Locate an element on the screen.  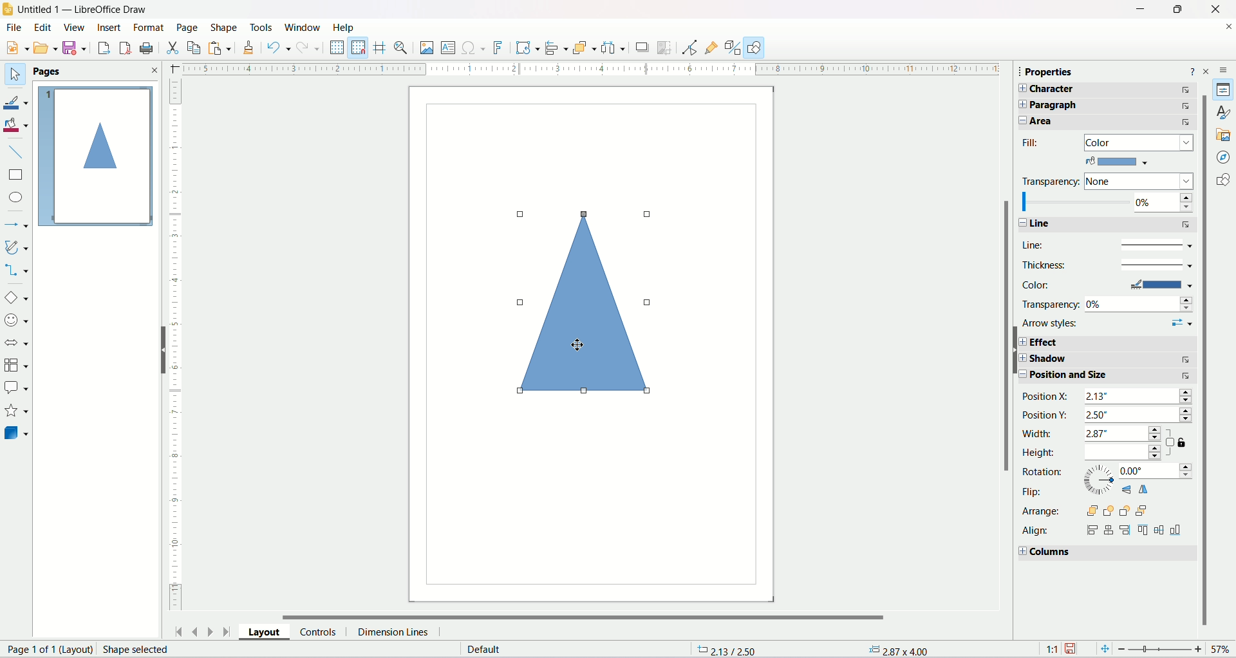
Snap to grid is located at coordinates (359, 48).